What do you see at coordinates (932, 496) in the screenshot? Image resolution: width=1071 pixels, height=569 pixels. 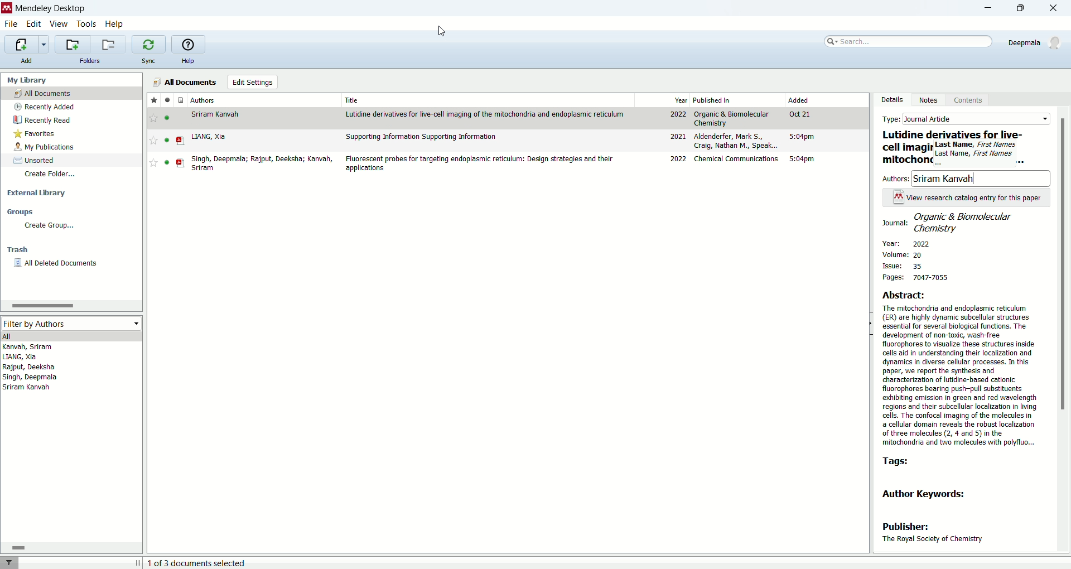 I see `author keywords` at bounding box center [932, 496].